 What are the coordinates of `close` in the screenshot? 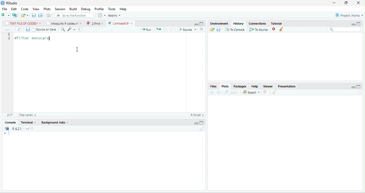 It's located at (133, 24).